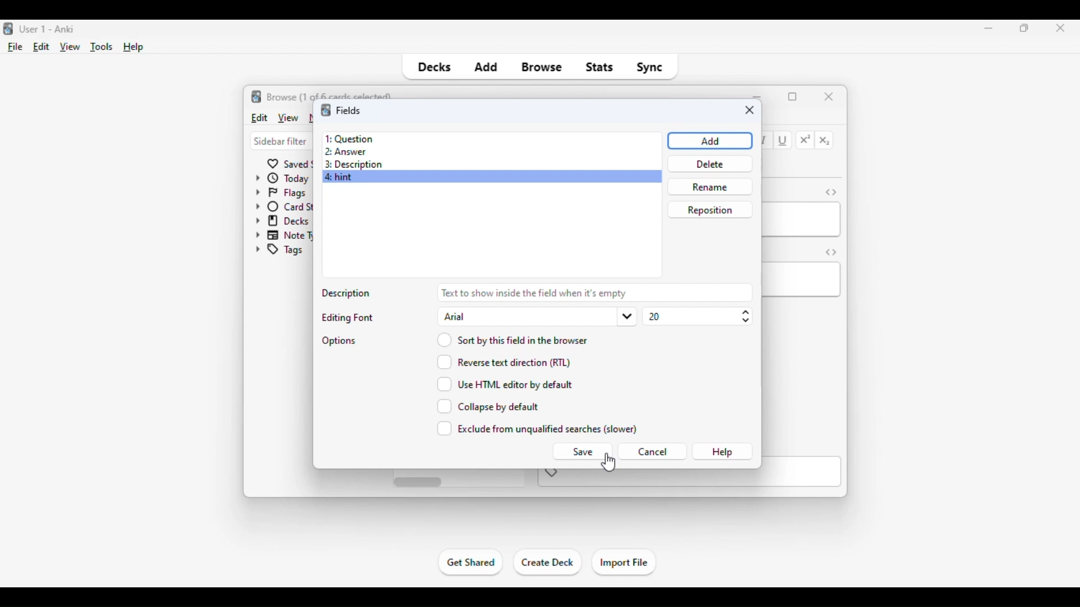  Describe the element at coordinates (538, 428) in the screenshot. I see `exclude from unqualified searches (slower)` at that location.